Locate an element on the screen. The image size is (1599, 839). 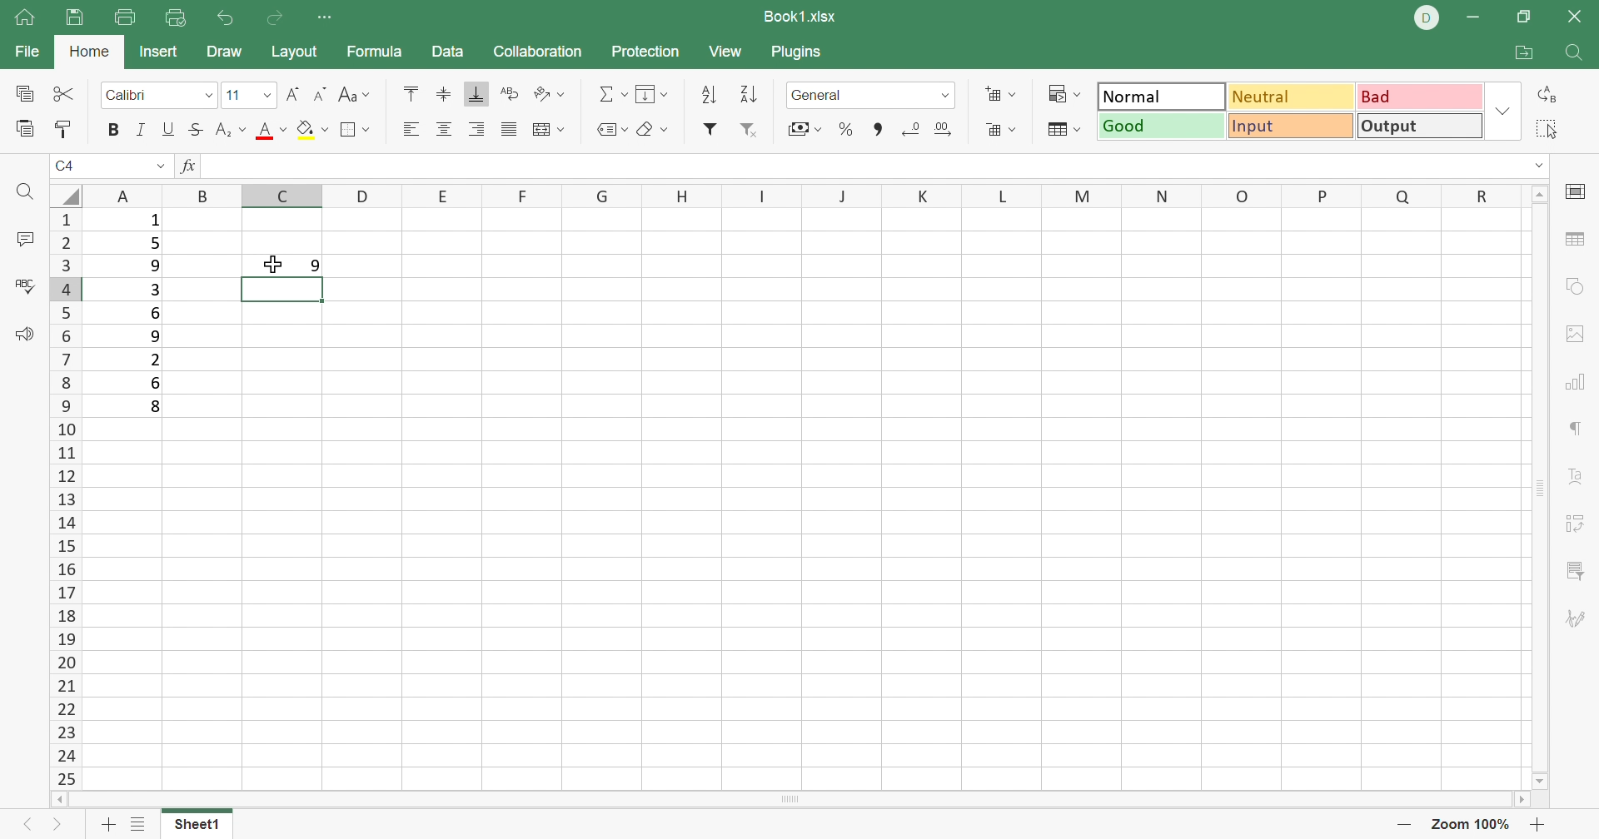
Copy style is located at coordinates (64, 127).